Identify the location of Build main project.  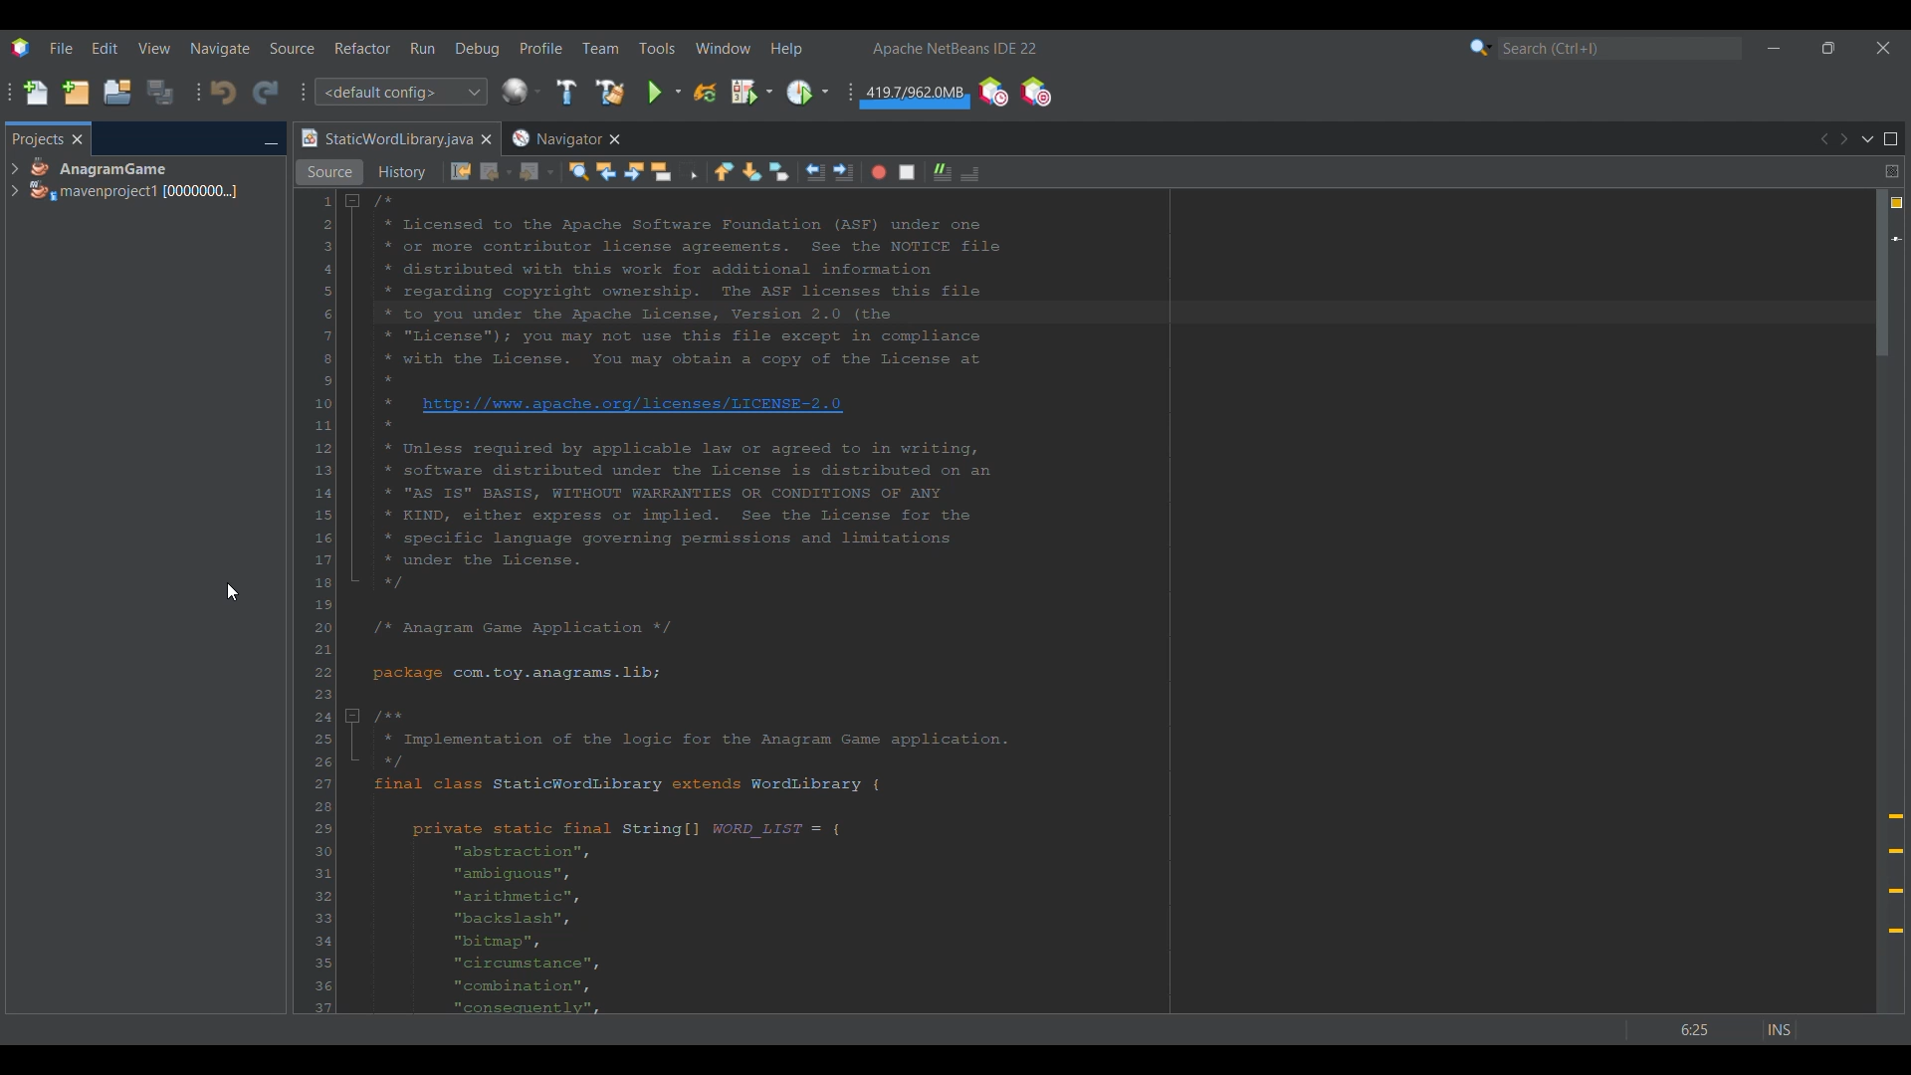
(565, 92).